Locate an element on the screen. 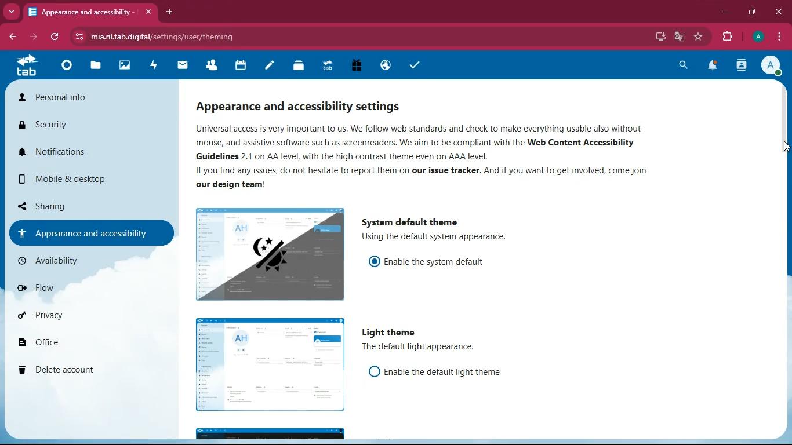  back is located at coordinates (12, 37).